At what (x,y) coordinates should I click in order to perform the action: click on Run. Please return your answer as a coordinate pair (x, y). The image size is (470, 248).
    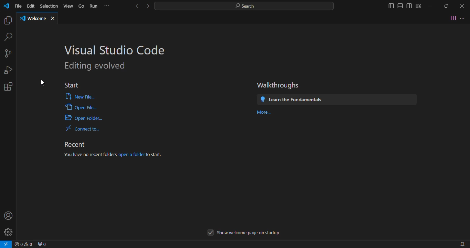
    Looking at the image, I should click on (93, 6).